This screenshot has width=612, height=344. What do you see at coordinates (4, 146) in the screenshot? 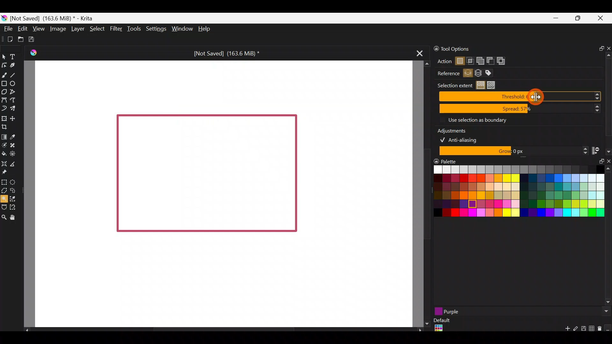
I see `Colourise mask tool` at bounding box center [4, 146].